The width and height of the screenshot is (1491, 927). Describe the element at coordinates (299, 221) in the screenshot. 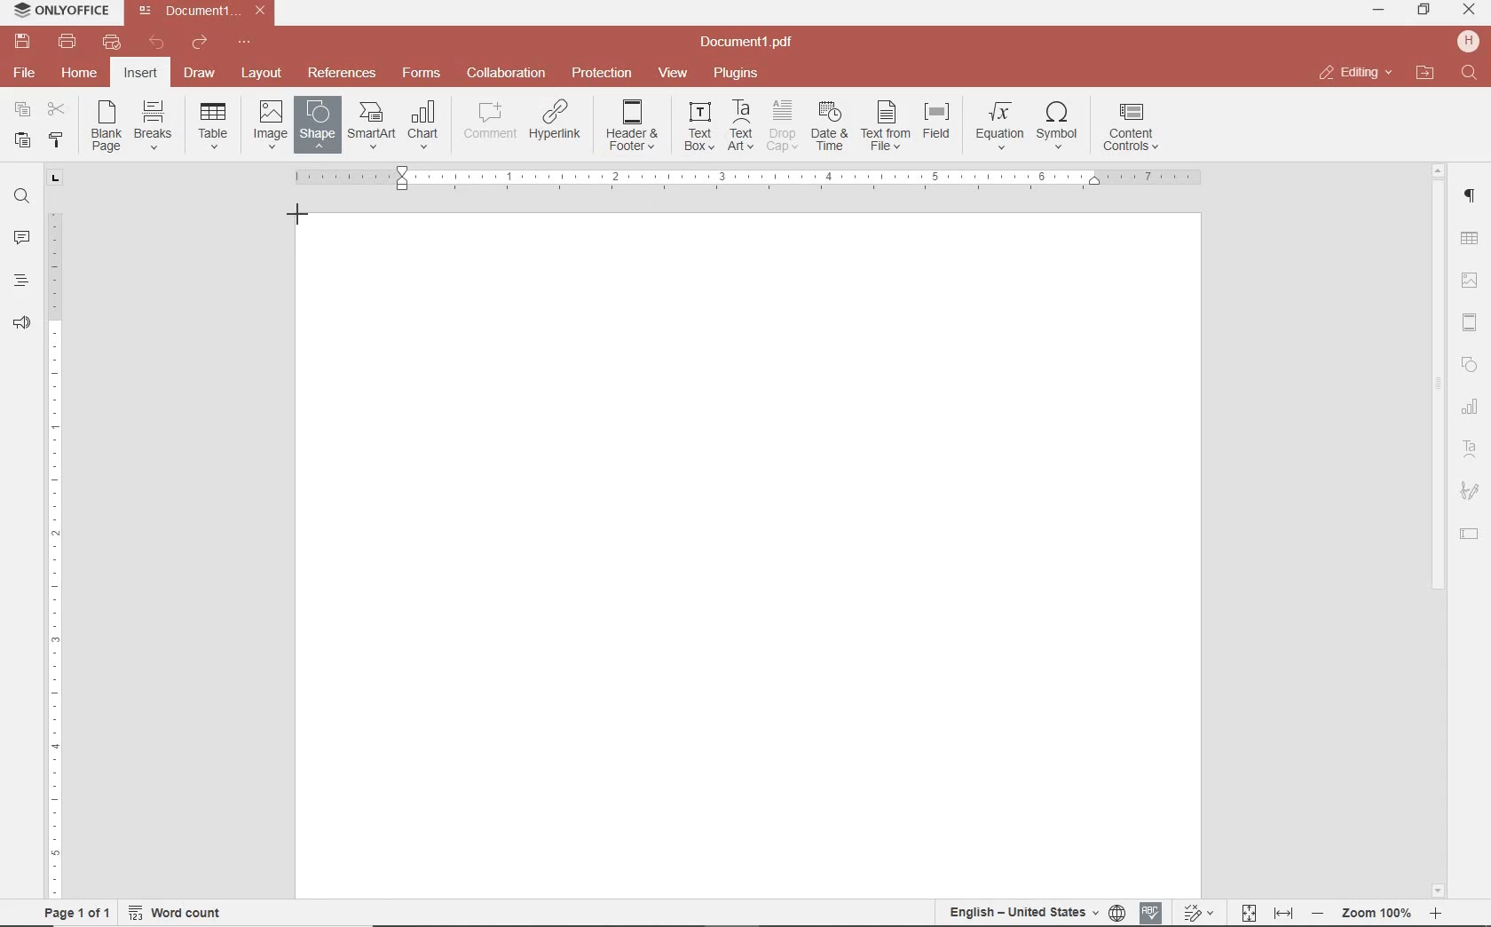

I see `RECTANGLE SHAPE TOOL` at that location.